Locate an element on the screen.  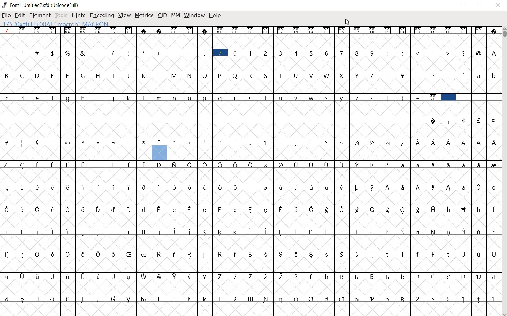
% is located at coordinates (68, 52).